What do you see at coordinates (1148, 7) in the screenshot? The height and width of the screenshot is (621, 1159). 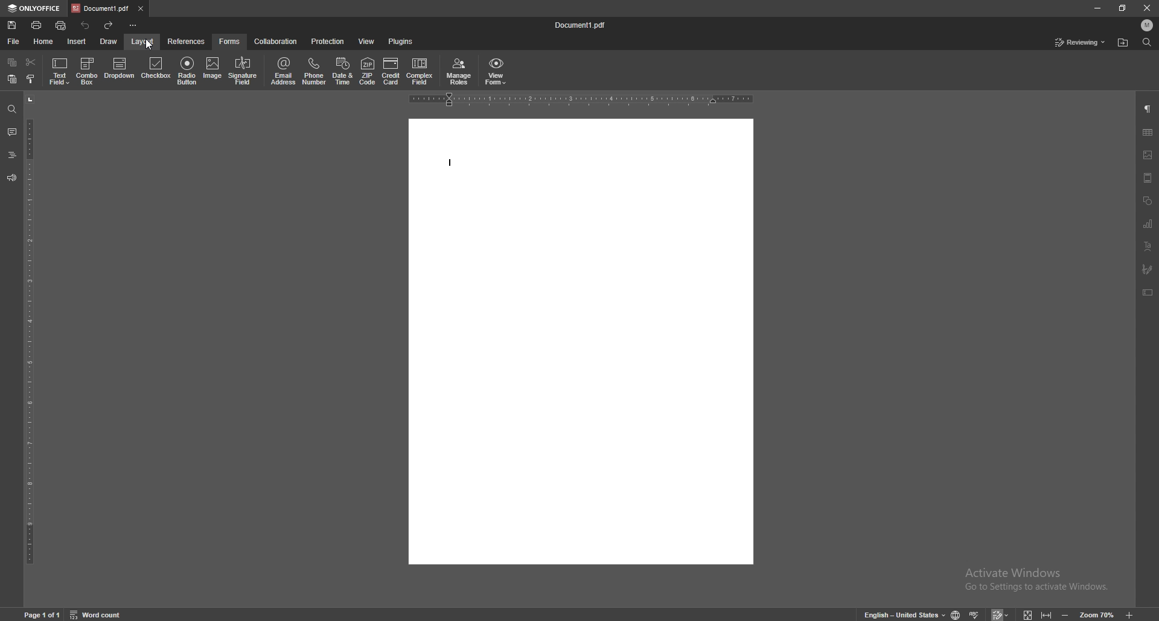 I see `close` at bounding box center [1148, 7].